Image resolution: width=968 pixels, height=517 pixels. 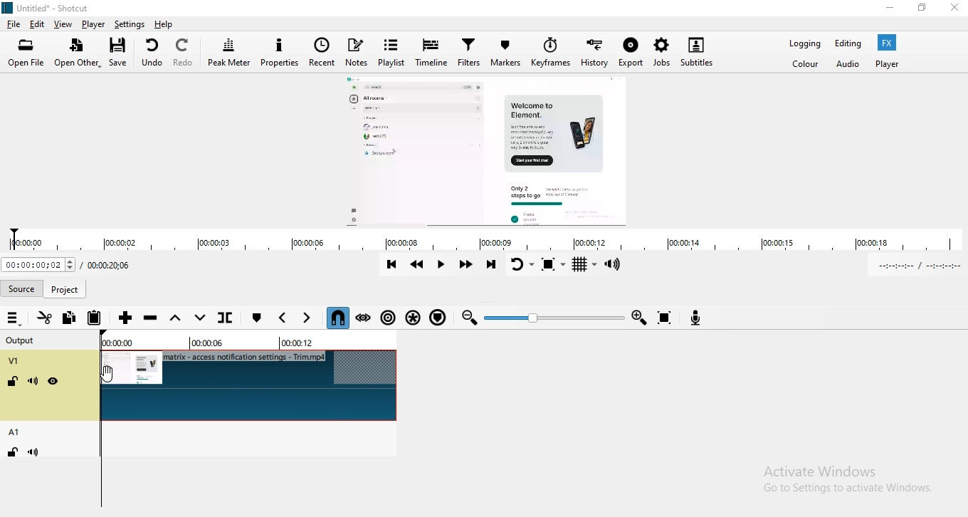 What do you see at coordinates (96, 318) in the screenshot?
I see `Paste ` at bounding box center [96, 318].